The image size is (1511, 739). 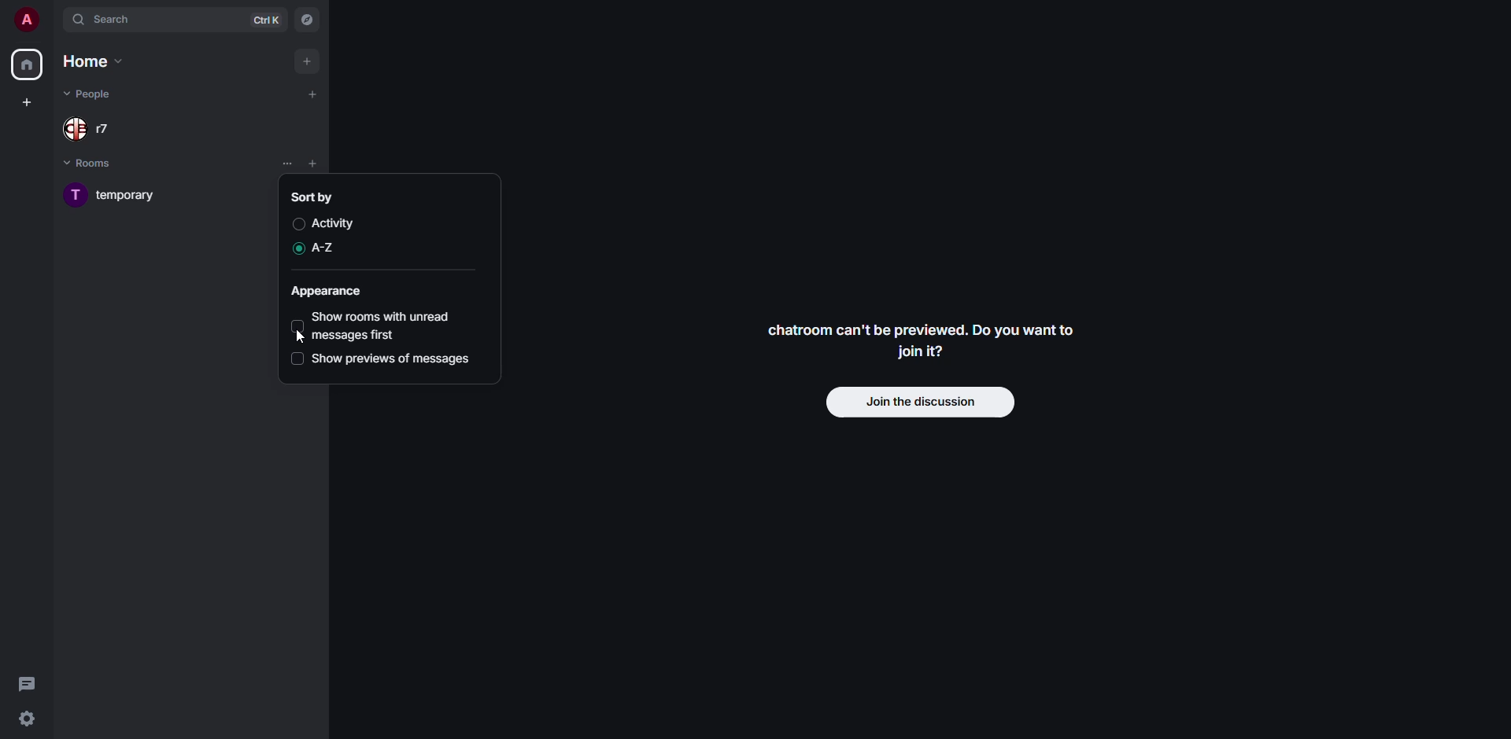 What do you see at coordinates (295, 250) in the screenshot?
I see `enabled` at bounding box center [295, 250].